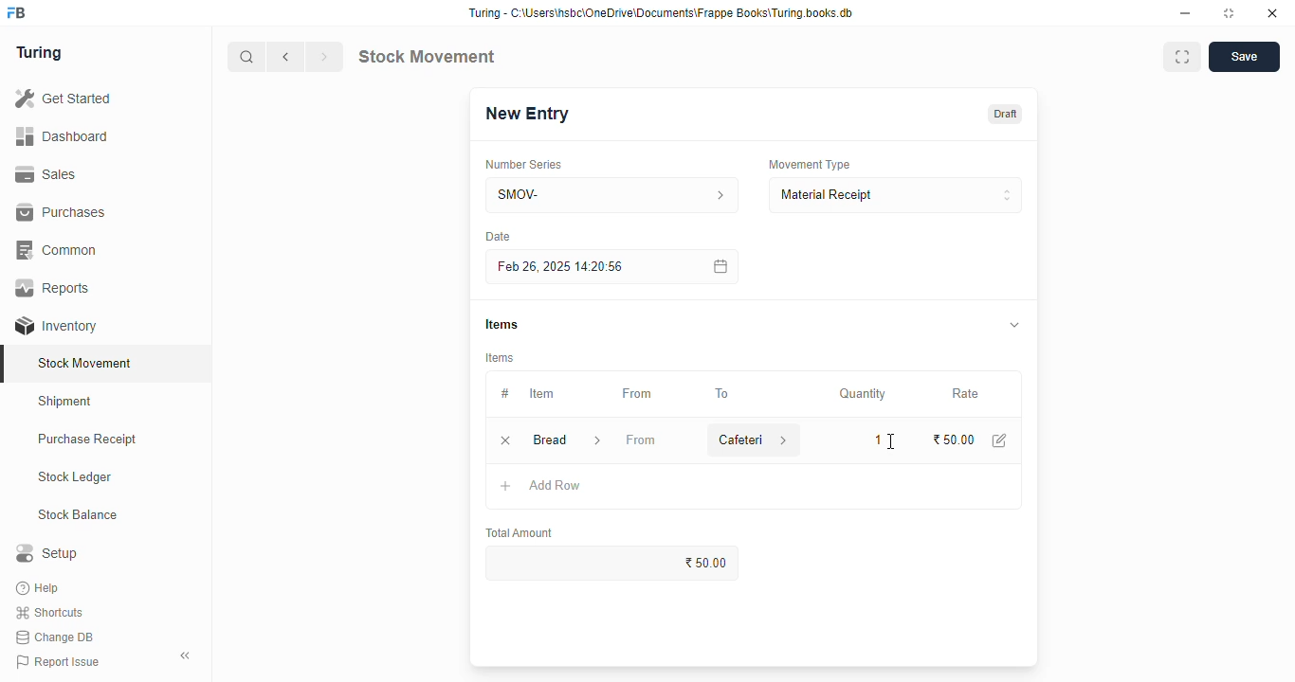 The width and height of the screenshot is (1295, 682). Describe the element at coordinates (564, 267) in the screenshot. I see `feb 26, 2025 14:20:56` at that location.